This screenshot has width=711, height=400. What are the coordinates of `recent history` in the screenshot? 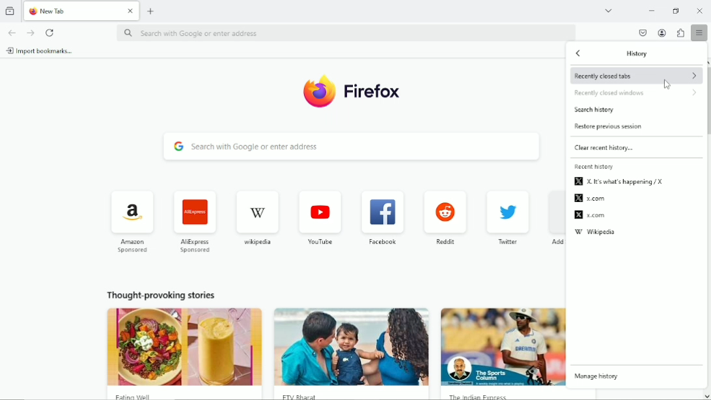 It's located at (594, 167).